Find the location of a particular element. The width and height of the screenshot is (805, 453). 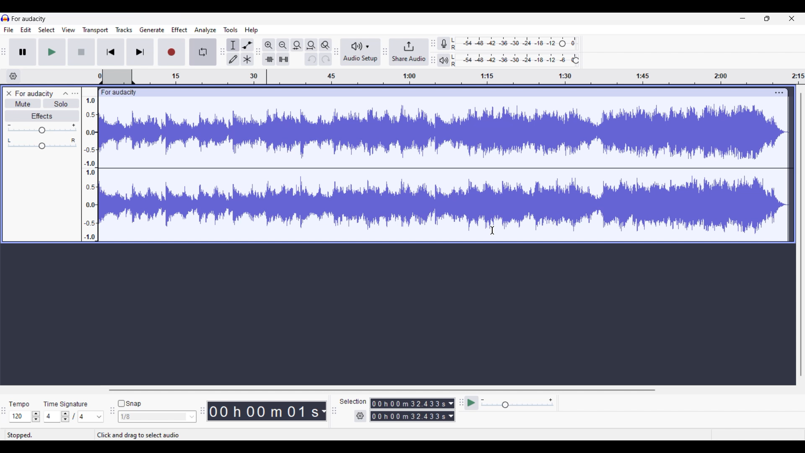

Audio setup is located at coordinates (361, 52).